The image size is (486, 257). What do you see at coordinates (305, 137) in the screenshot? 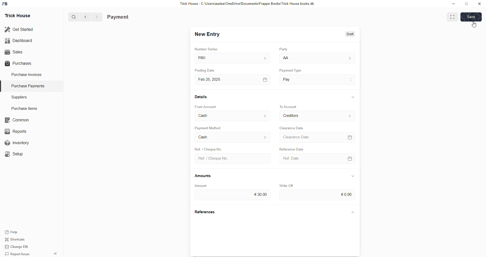
I see `> Clearance Date` at bounding box center [305, 137].